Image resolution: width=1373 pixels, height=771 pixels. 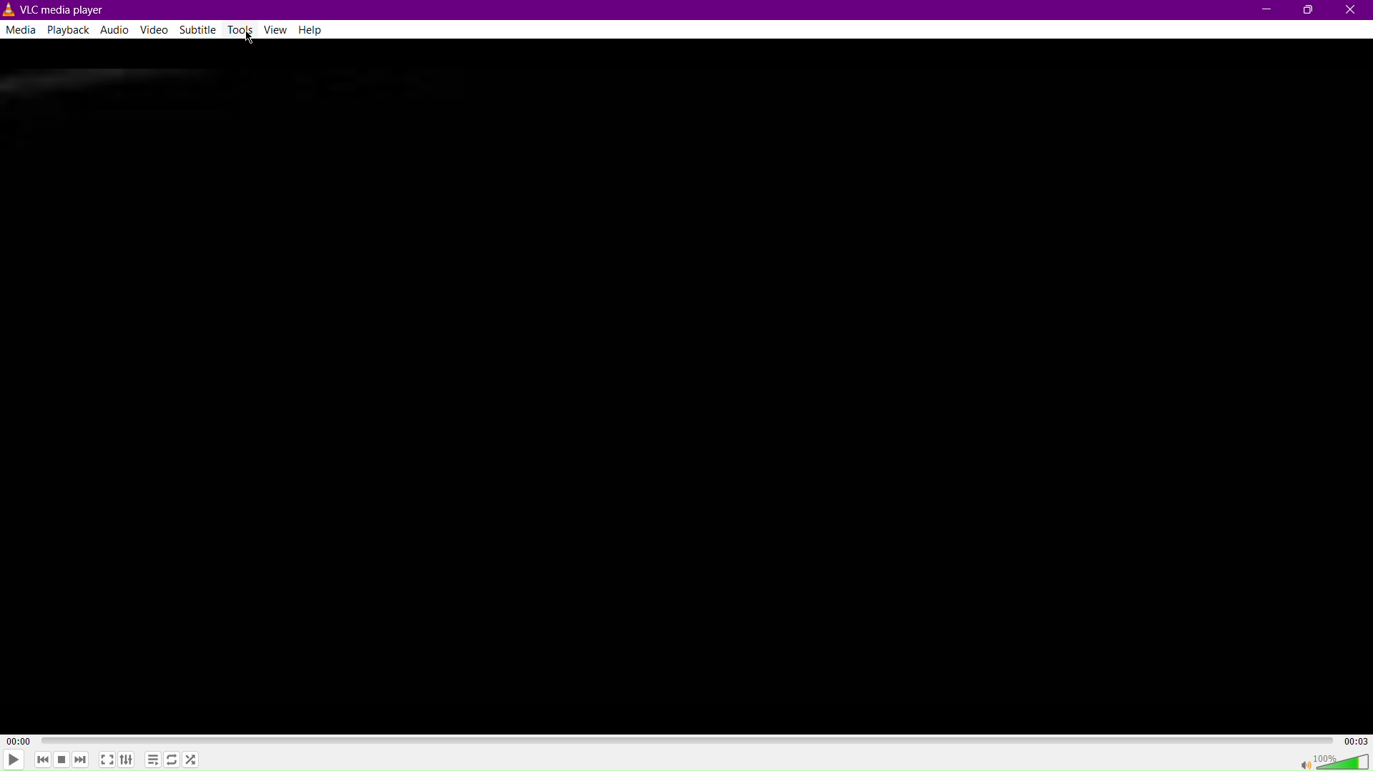 I want to click on Playlist, so click(x=155, y=760).